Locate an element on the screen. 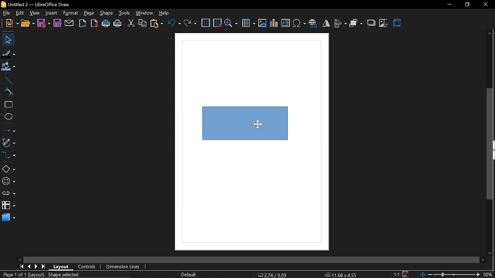 This screenshot has width=495, height=278. paste is located at coordinates (156, 24).